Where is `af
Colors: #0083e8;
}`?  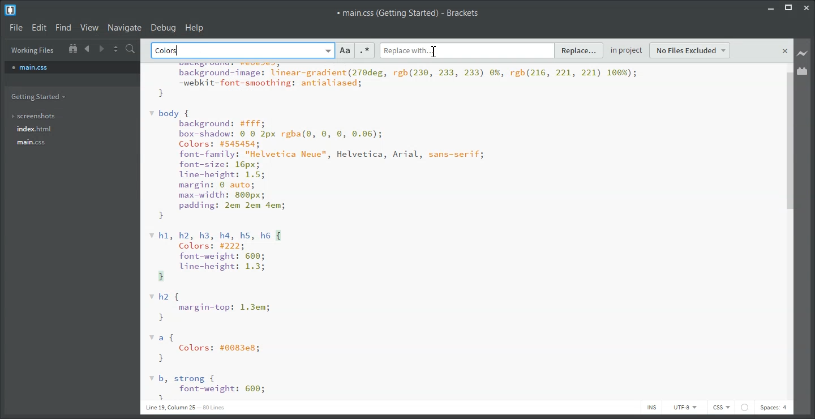 af
Colors: #0083e8;
} is located at coordinates (208, 348).